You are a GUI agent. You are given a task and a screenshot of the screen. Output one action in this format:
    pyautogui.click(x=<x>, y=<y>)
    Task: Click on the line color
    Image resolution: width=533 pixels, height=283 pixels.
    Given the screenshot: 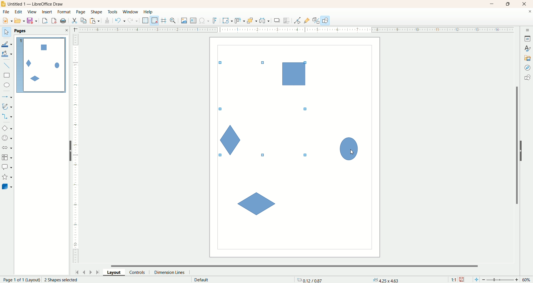 What is the action you would take?
    pyautogui.click(x=7, y=44)
    